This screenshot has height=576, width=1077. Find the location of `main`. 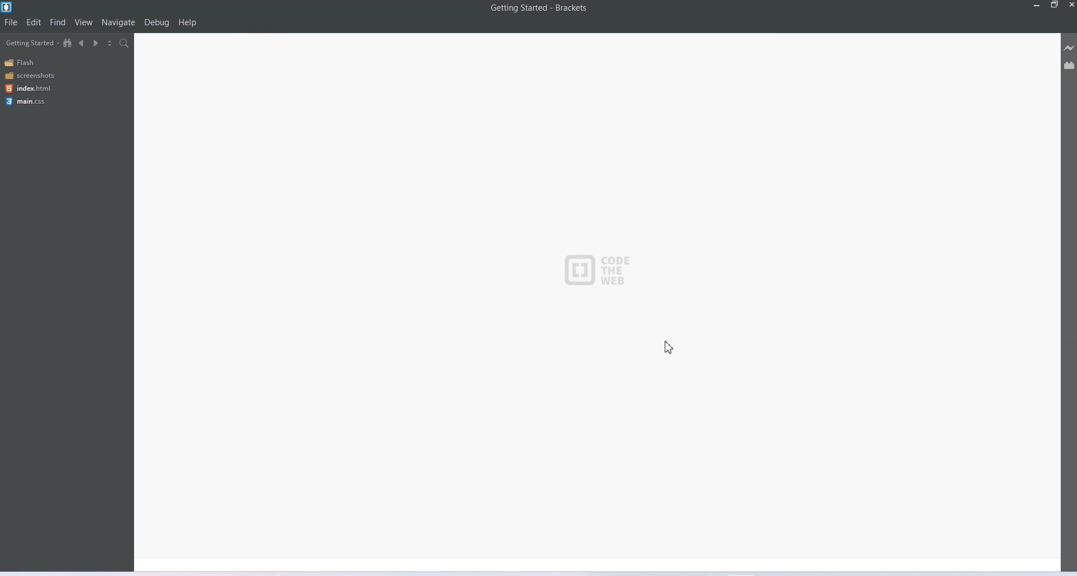

main is located at coordinates (27, 102).